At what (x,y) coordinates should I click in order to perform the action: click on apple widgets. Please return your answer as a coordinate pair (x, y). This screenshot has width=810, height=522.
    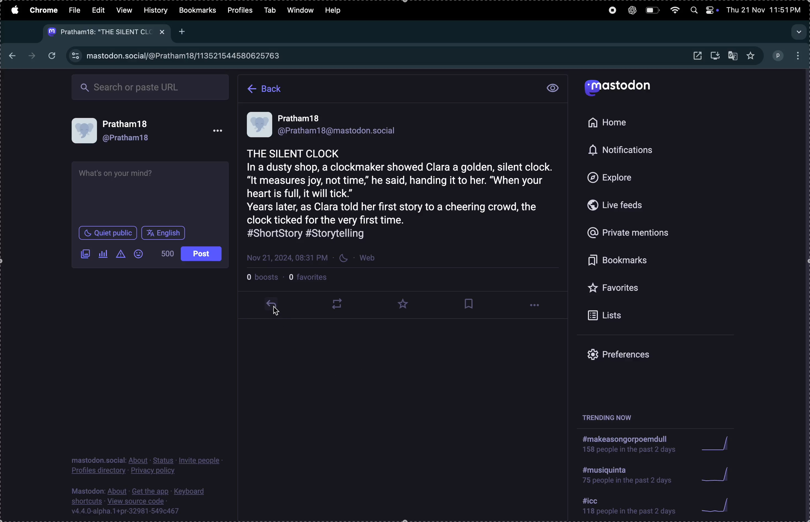
    Looking at the image, I should click on (711, 9).